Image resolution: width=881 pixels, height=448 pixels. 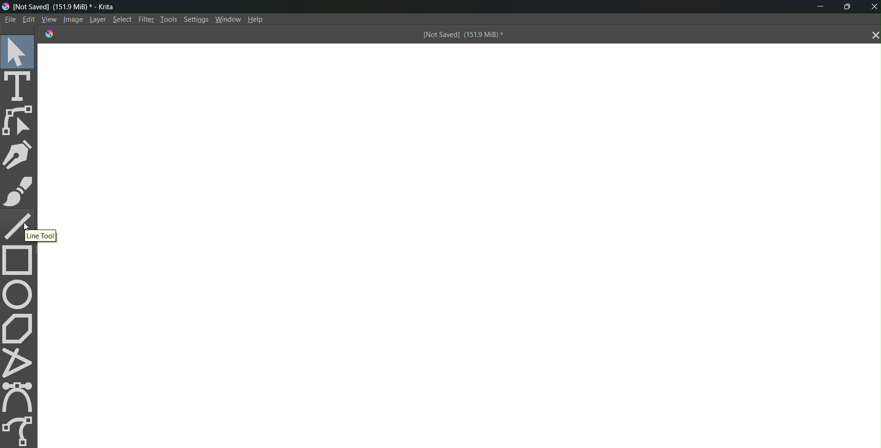 I want to click on line, so click(x=14, y=224).